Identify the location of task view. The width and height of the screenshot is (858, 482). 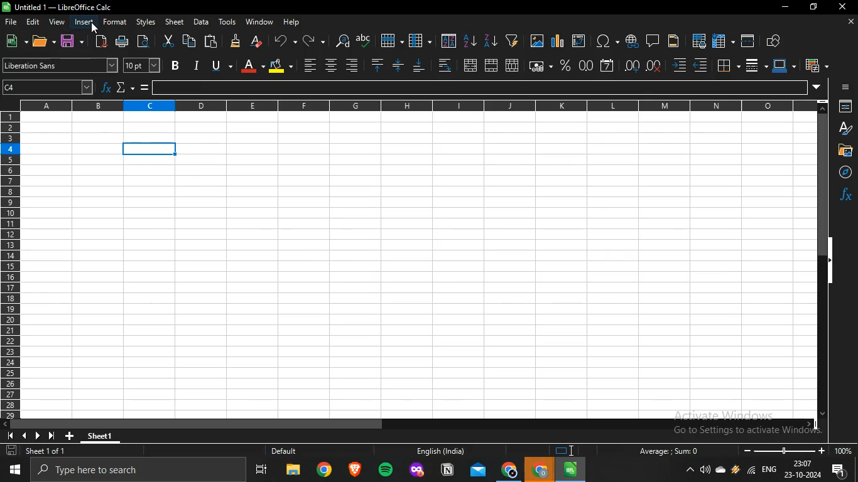
(262, 472).